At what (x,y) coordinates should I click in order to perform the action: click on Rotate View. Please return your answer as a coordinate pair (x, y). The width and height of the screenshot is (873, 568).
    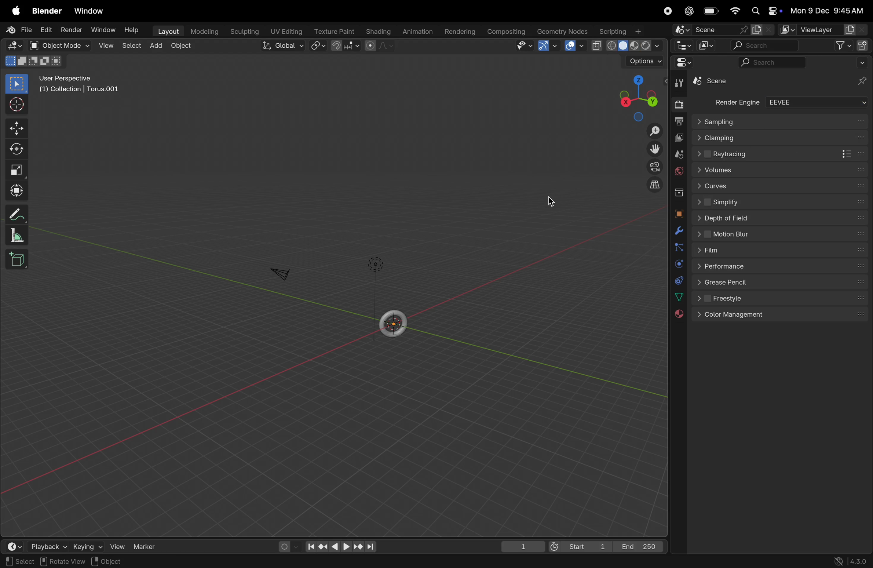
    Looking at the image, I should click on (62, 562).